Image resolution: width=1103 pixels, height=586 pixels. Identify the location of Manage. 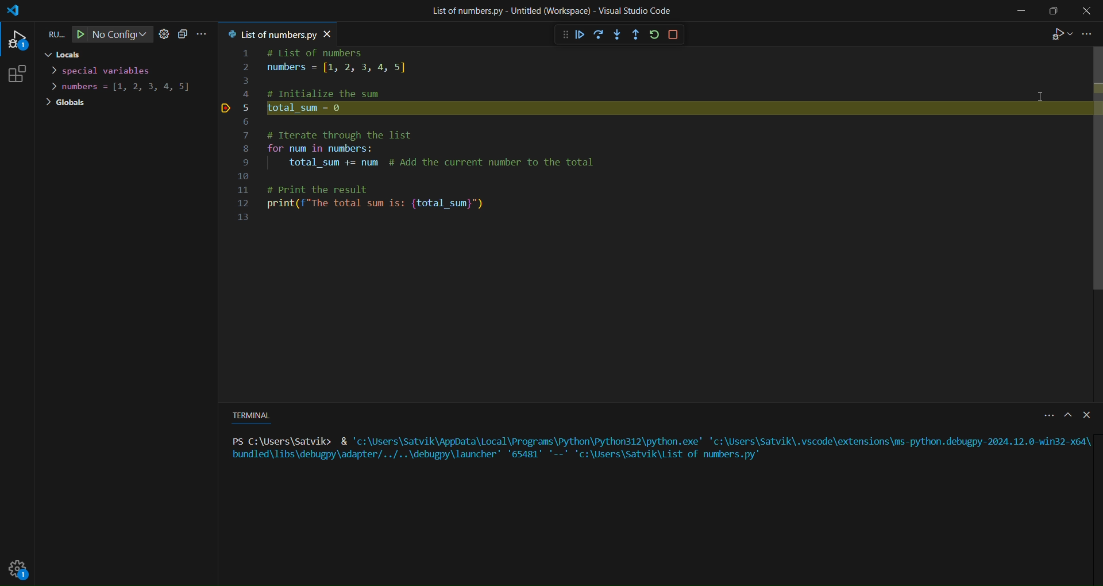
(22, 570).